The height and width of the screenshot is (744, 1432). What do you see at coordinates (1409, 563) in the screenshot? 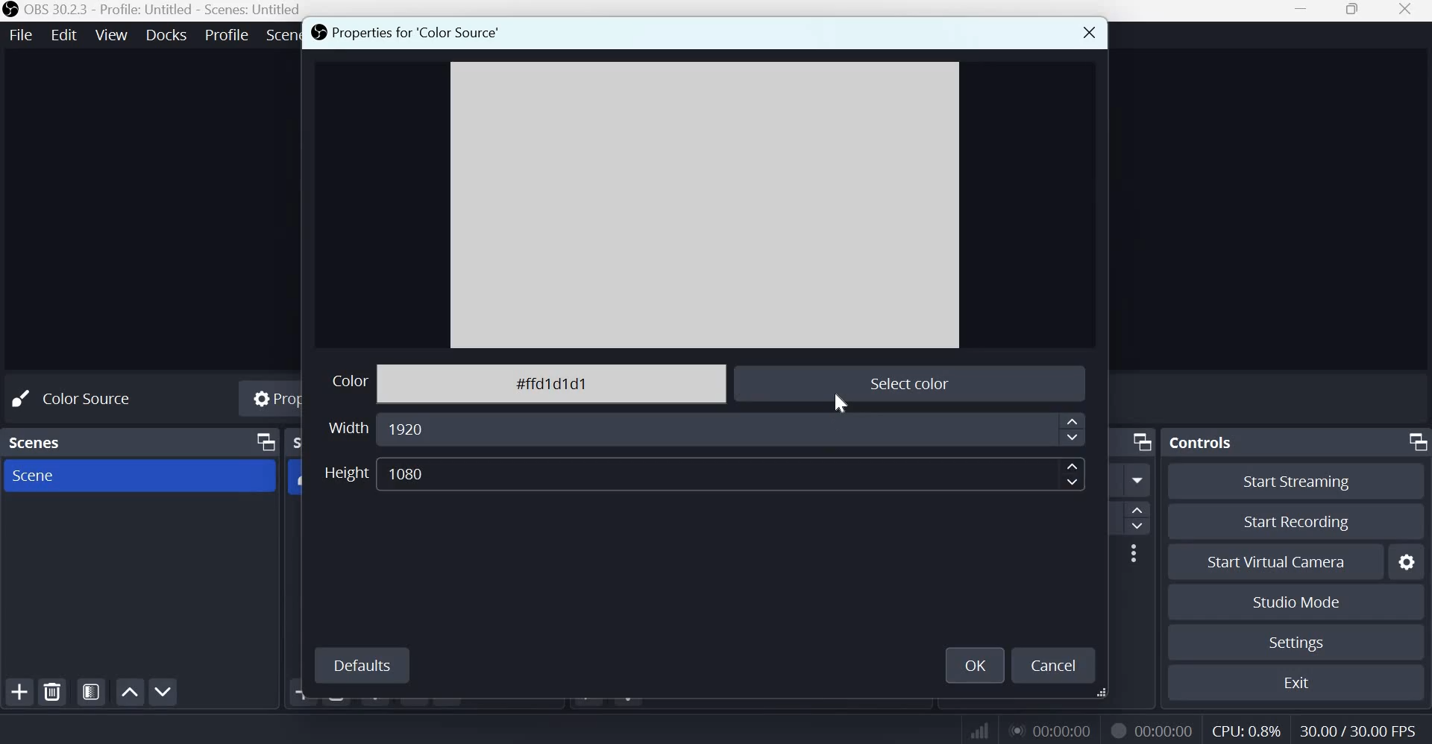
I see `Configure virtual camers` at bounding box center [1409, 563].